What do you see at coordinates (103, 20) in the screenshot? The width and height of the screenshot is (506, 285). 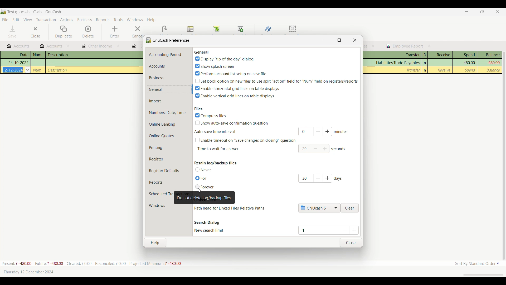 I see `Reports menu` at bounding box center [103, 20].